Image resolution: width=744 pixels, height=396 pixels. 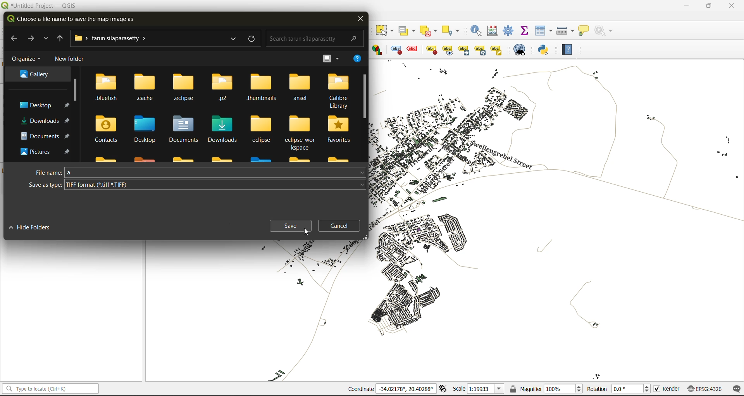 What do you see at coordinates (115, 39) in the screenshot?
I see `file path` at bounding box center [115, 39].